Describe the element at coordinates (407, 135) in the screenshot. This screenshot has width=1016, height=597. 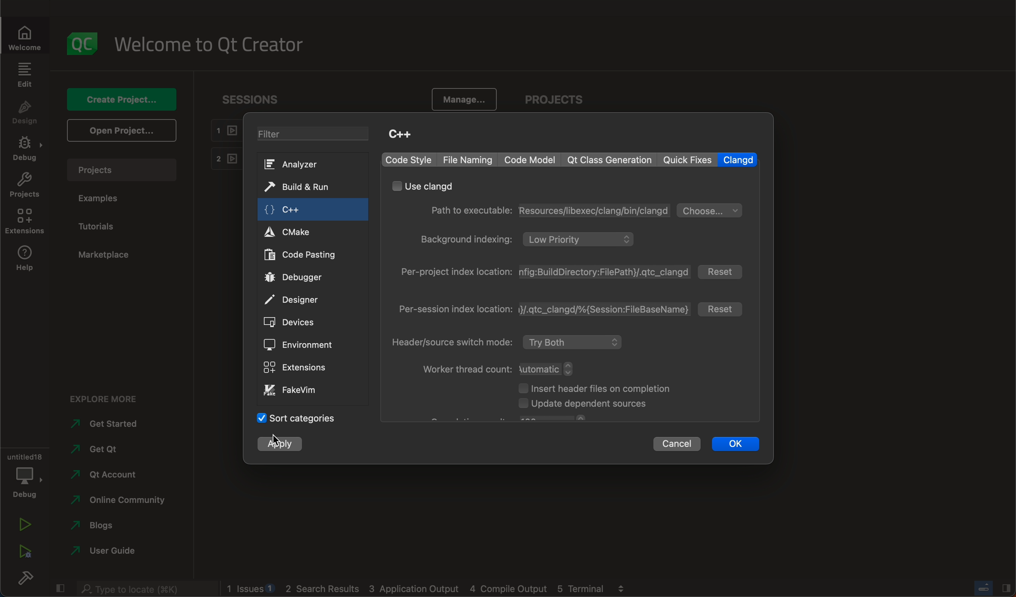
I see `C++` at that location.